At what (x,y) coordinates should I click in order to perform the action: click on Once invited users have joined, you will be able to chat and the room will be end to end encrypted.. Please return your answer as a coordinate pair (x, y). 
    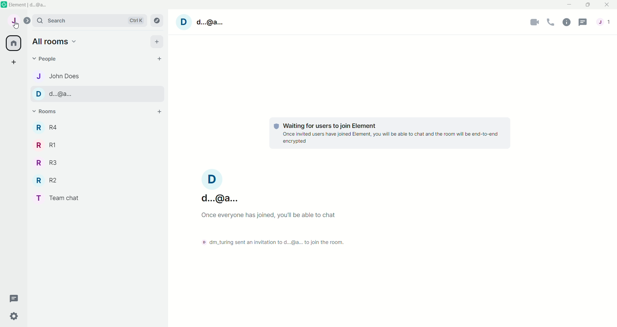
    Looking at the image, I should click on (392, 138).